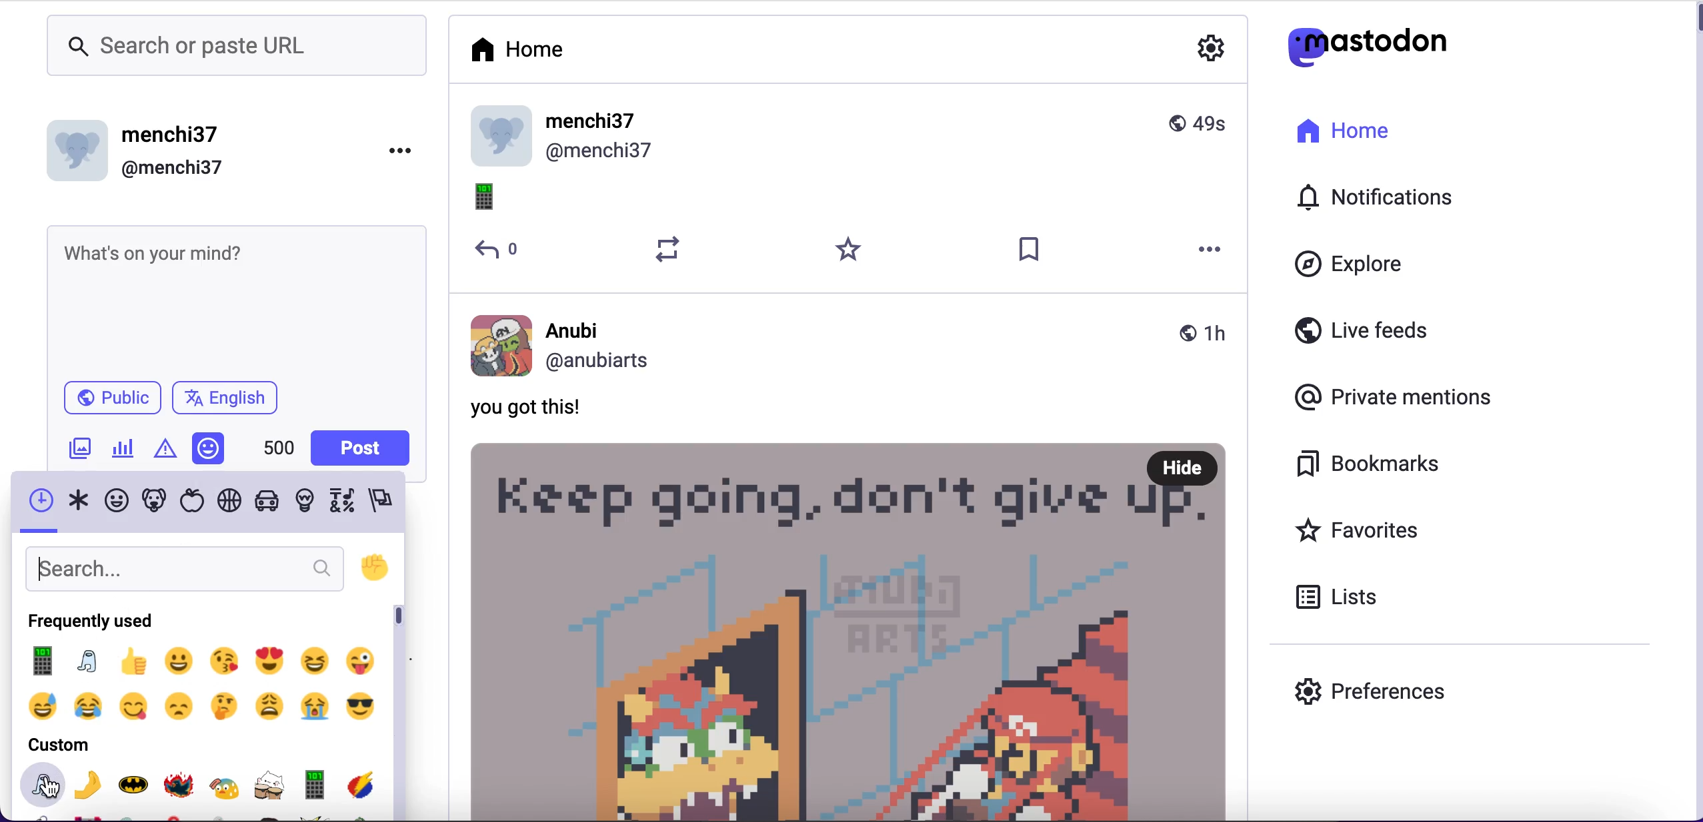  I want to click on bookmarks, so click(1369, 464).